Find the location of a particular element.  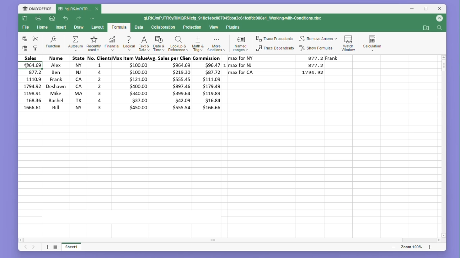

cut is located at coordinates (36, 39).